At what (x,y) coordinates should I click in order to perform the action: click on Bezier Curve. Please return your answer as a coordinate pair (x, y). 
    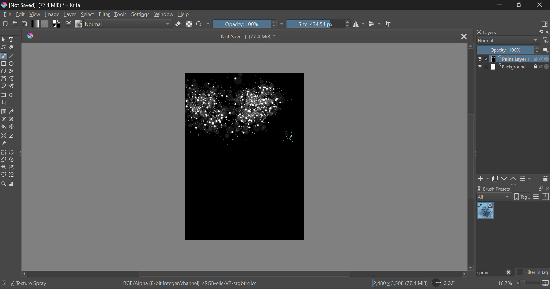
    Looking at the image, I should click on (3, 78).